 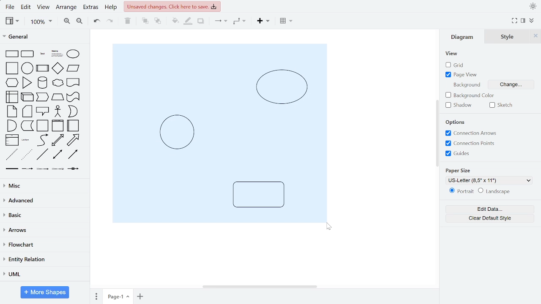 I want to click on background, so click(x=457, y=122).